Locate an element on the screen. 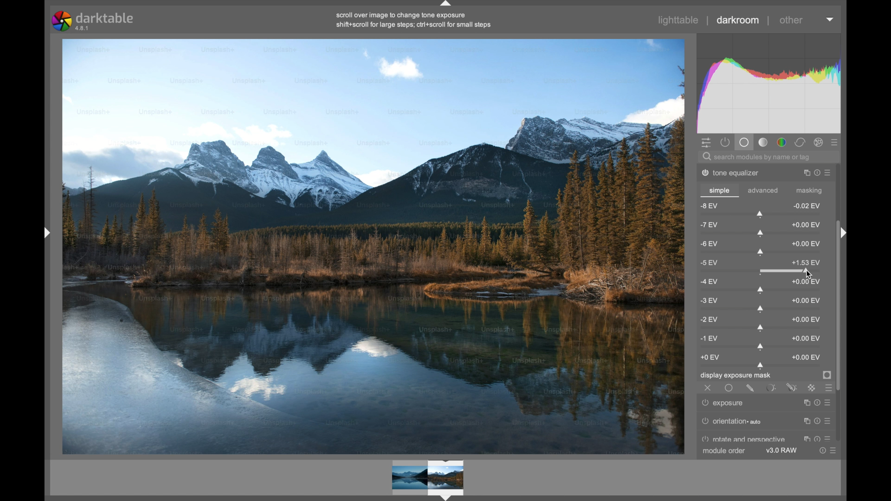  search modules by name or tag is located at coordinates (757, 158).